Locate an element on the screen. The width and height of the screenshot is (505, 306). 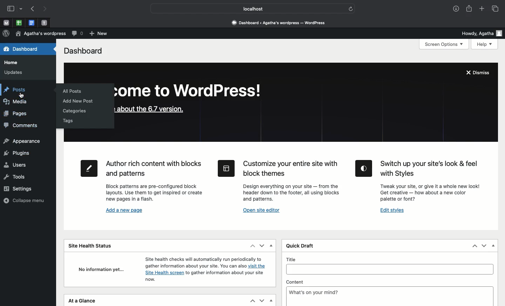
Plugins is located at coordinates (17, 153).